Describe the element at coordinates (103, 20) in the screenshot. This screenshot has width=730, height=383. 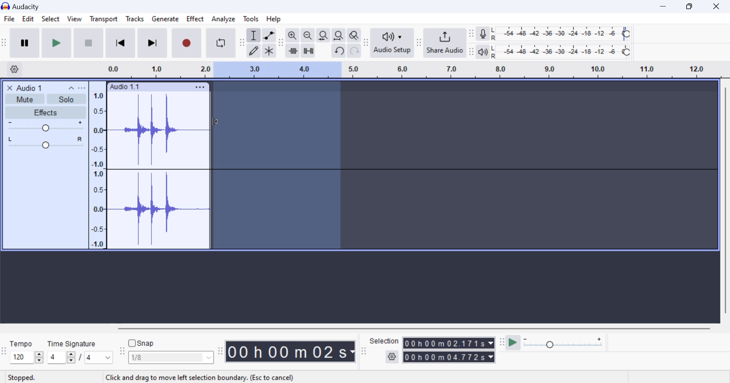
I see `Transport` at that location.